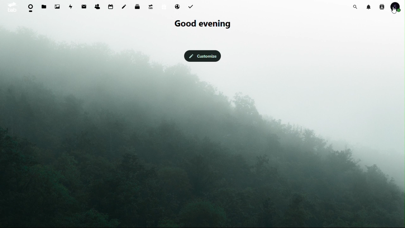  What do you see at coordinates (111, 6) in the screenshot?
I see `Calendar` at bounding box center [111, 6].